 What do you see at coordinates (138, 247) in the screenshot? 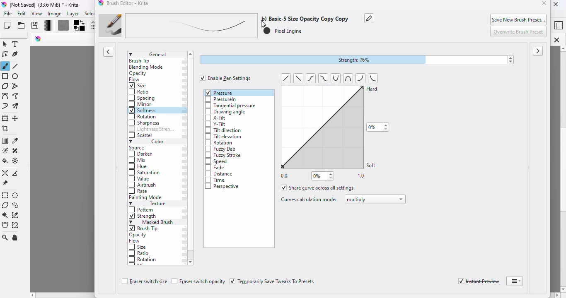
I see `size` at bounding box center [138, 247].